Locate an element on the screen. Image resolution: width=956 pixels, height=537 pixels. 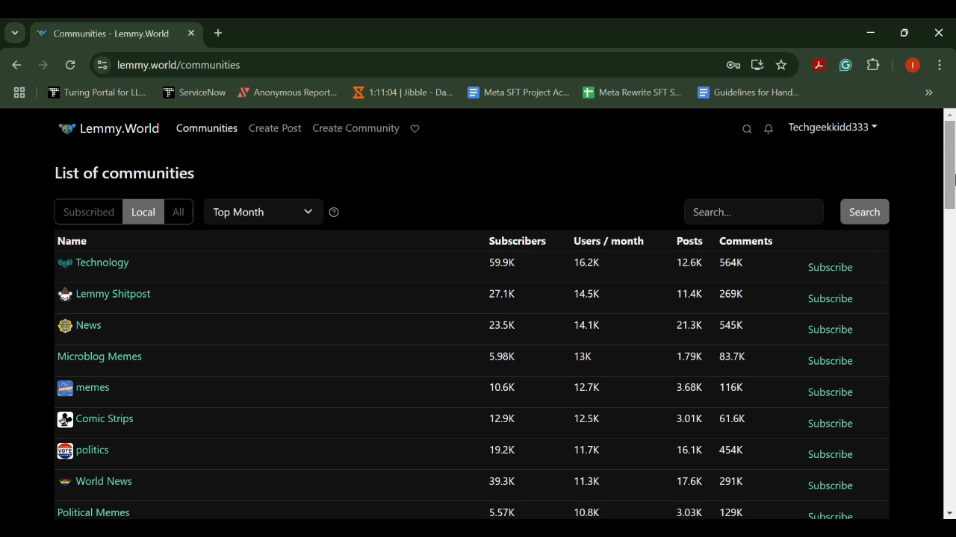
129K is located at coordinates (730, 512).